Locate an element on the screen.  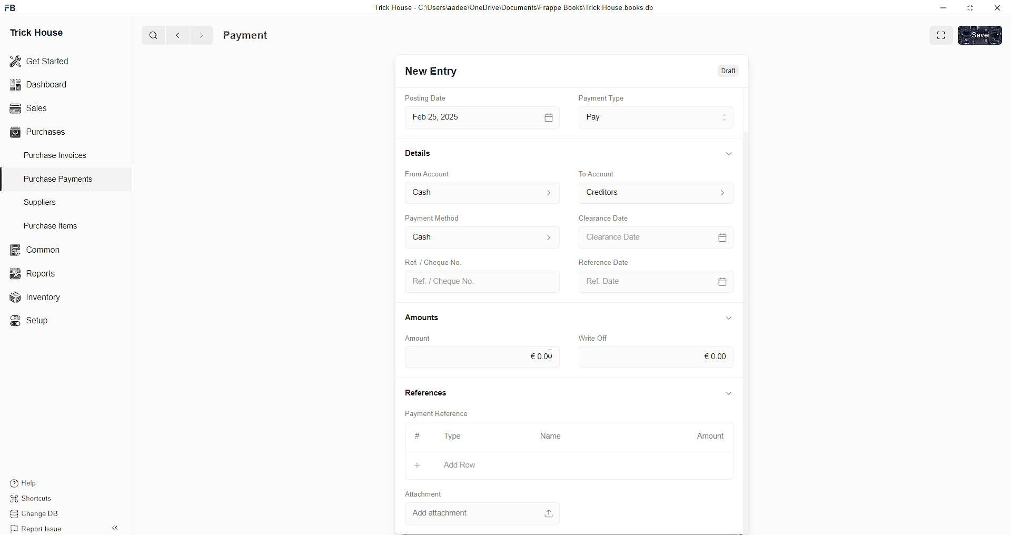
Cash is located at coordinates (417, 236).